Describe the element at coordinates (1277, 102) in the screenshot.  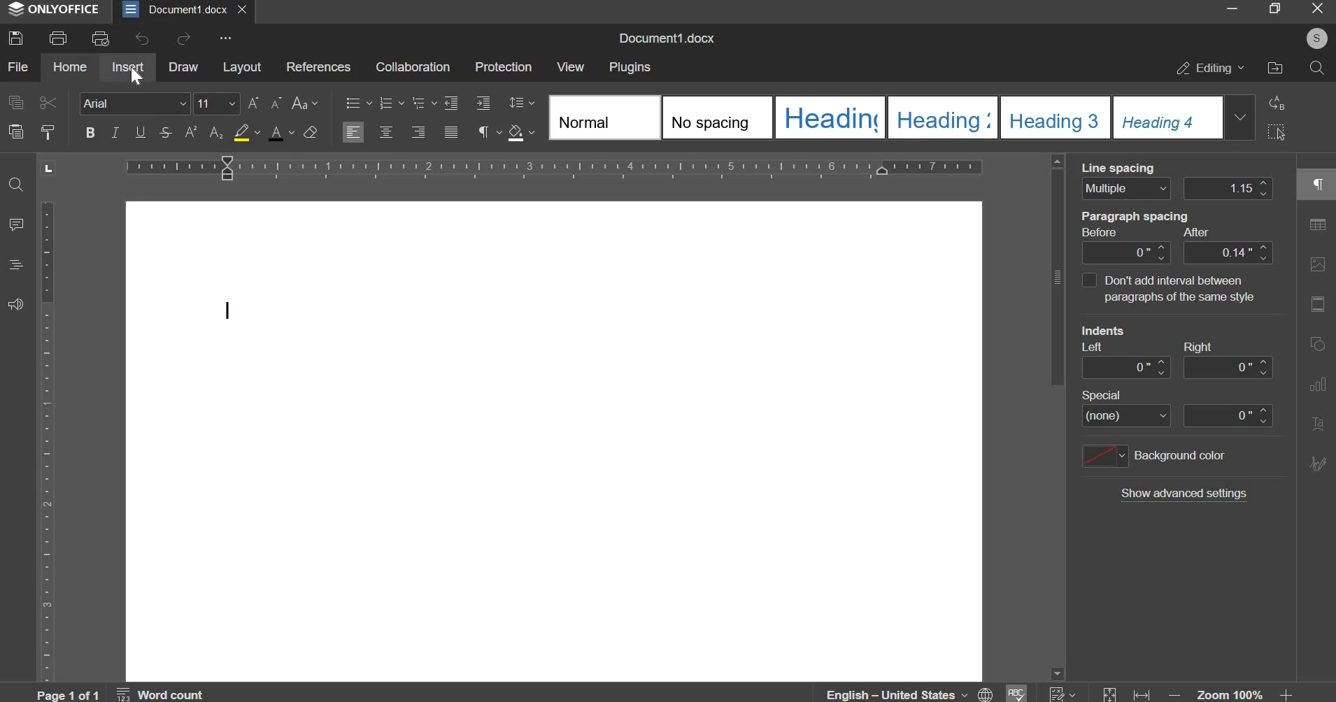
I see `replace` at that location.